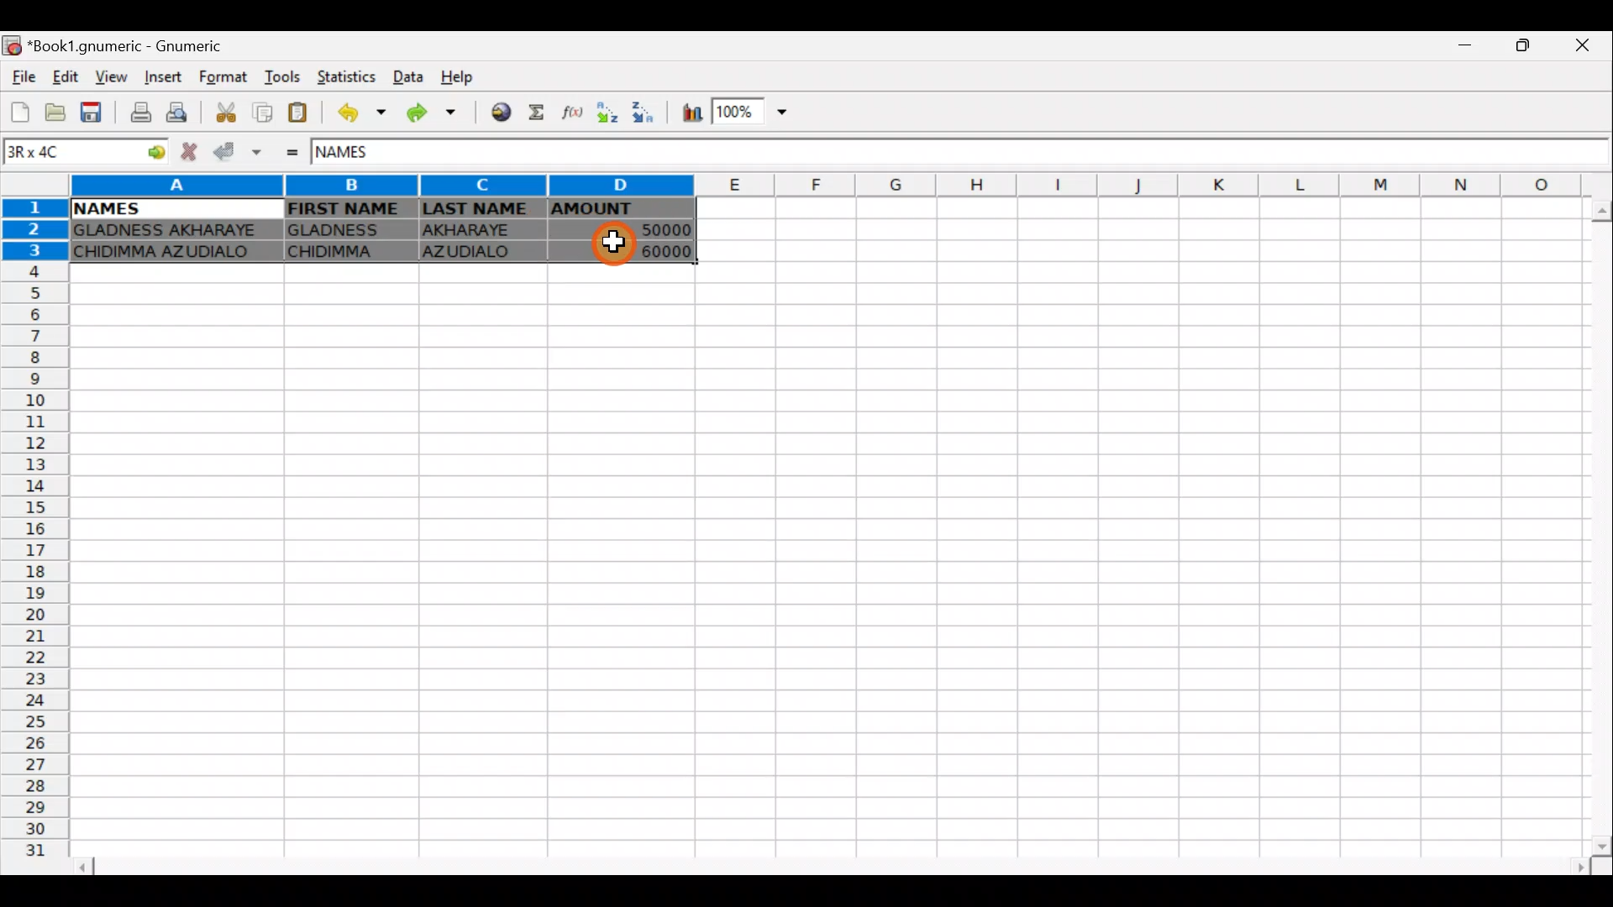 The width and height of the screenshot is (1613, 907). What do you see at coordinates (359, 156) in the screenshot?
I see `NAMES` at bounding box center [359, 156].